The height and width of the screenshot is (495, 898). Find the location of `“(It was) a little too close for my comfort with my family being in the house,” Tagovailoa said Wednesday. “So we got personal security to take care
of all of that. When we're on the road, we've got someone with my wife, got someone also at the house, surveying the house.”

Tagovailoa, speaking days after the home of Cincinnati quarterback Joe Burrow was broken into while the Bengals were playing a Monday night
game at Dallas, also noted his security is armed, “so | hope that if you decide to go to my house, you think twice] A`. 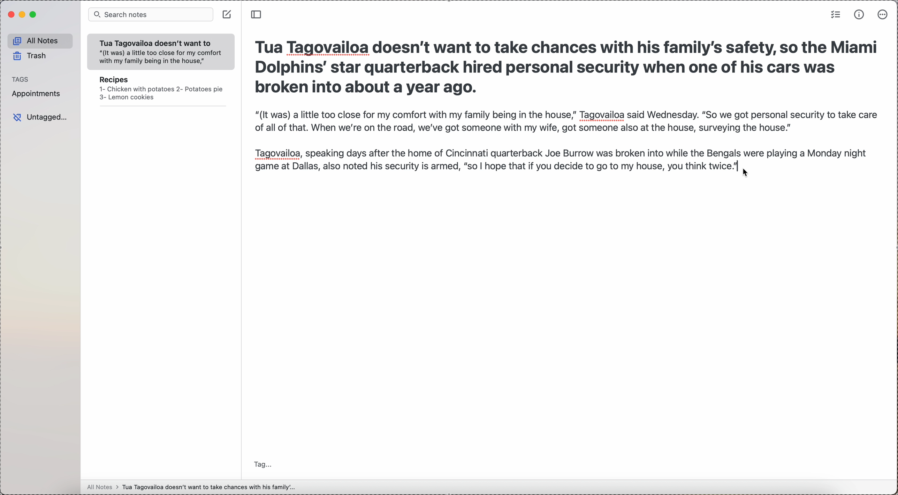

“(It was) a little too close for my comfort with my family being in the house,” Tagovailoa said Wednesday. “So we got personal security to take care
of all of that. When we're on the road, we've got someone with my wife, got someone also at the house, surveying the house.”

Tagovailoa, speaking days after the home of Cincinnati quarterback Joe Burrow was broken into while the Bengals were playing a Monday night
game at Dallas, also noted his security is armed, “so | hope that if you decide to go to my house, you think twice] A is located at coordinates (563, 141).